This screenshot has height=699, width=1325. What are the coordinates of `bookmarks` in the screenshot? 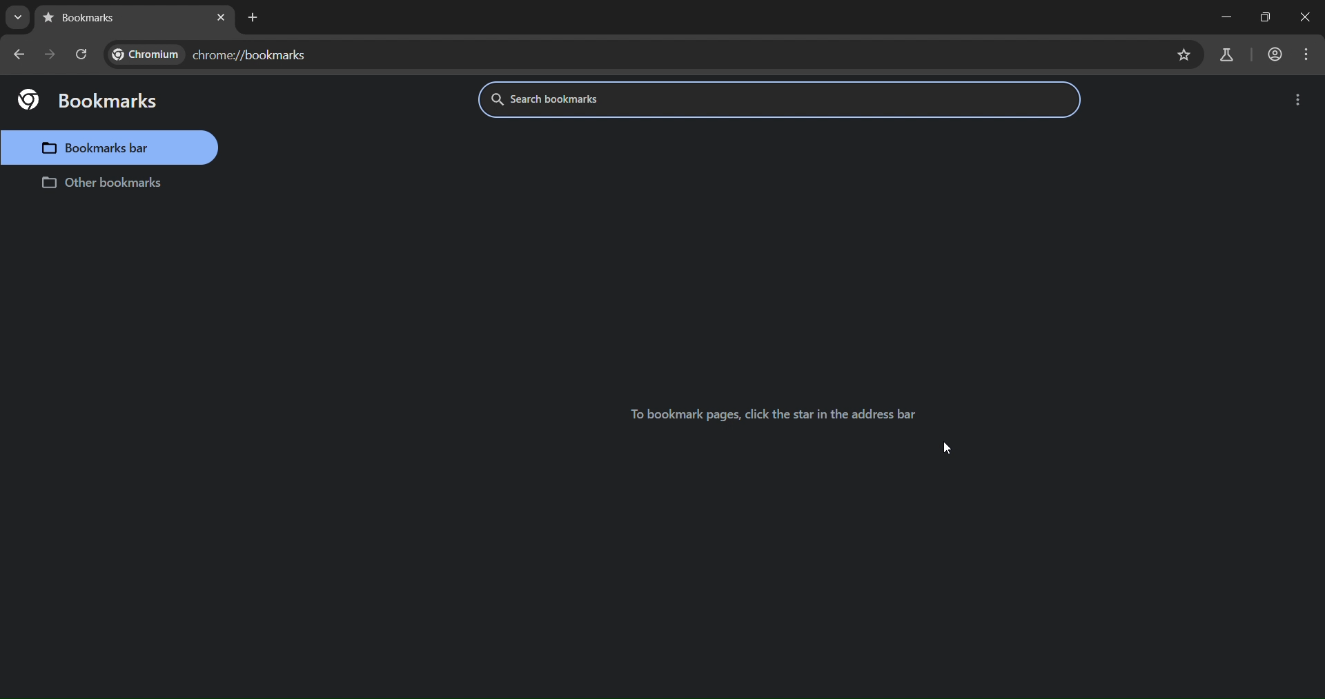 It's located at (88, 100).